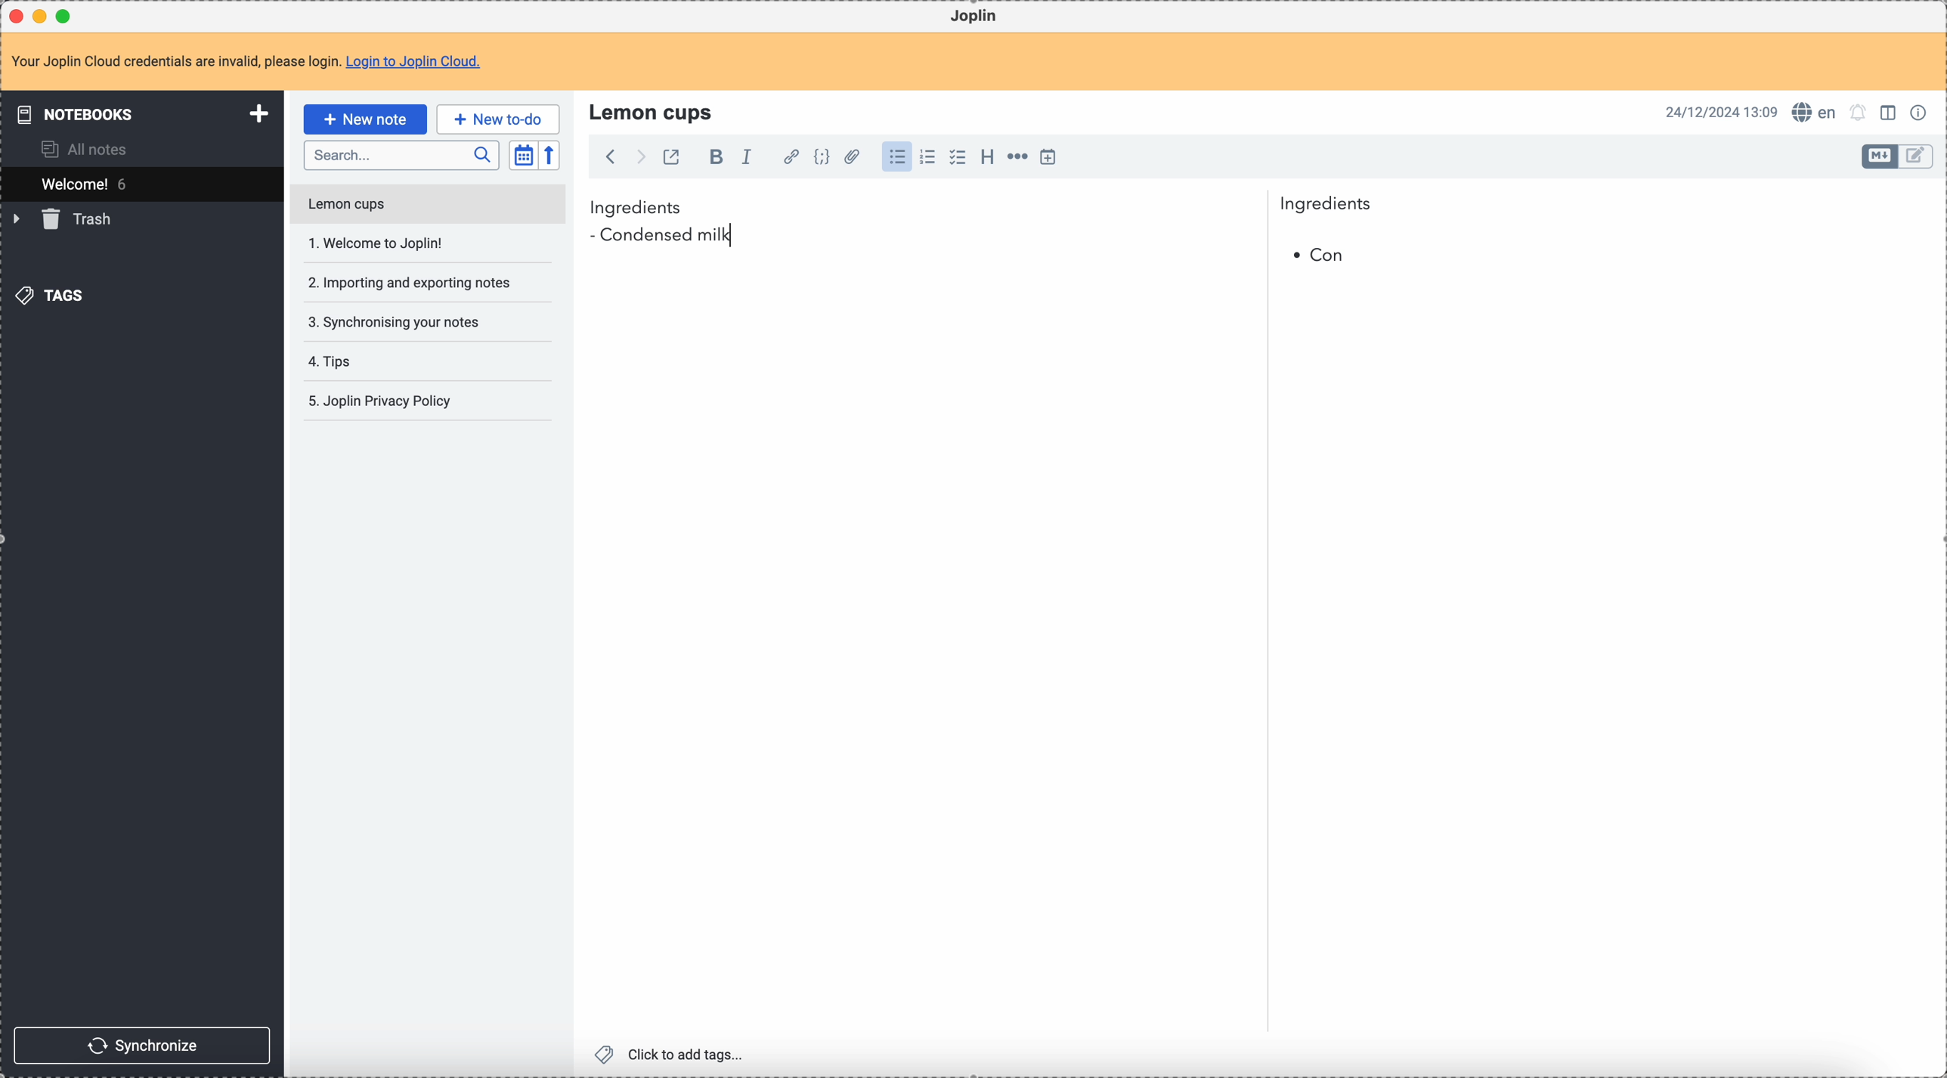  What do you see at coordinates (1921, 111) in the screenshot?
I see `note properties` at bounding box center [1921, 111].